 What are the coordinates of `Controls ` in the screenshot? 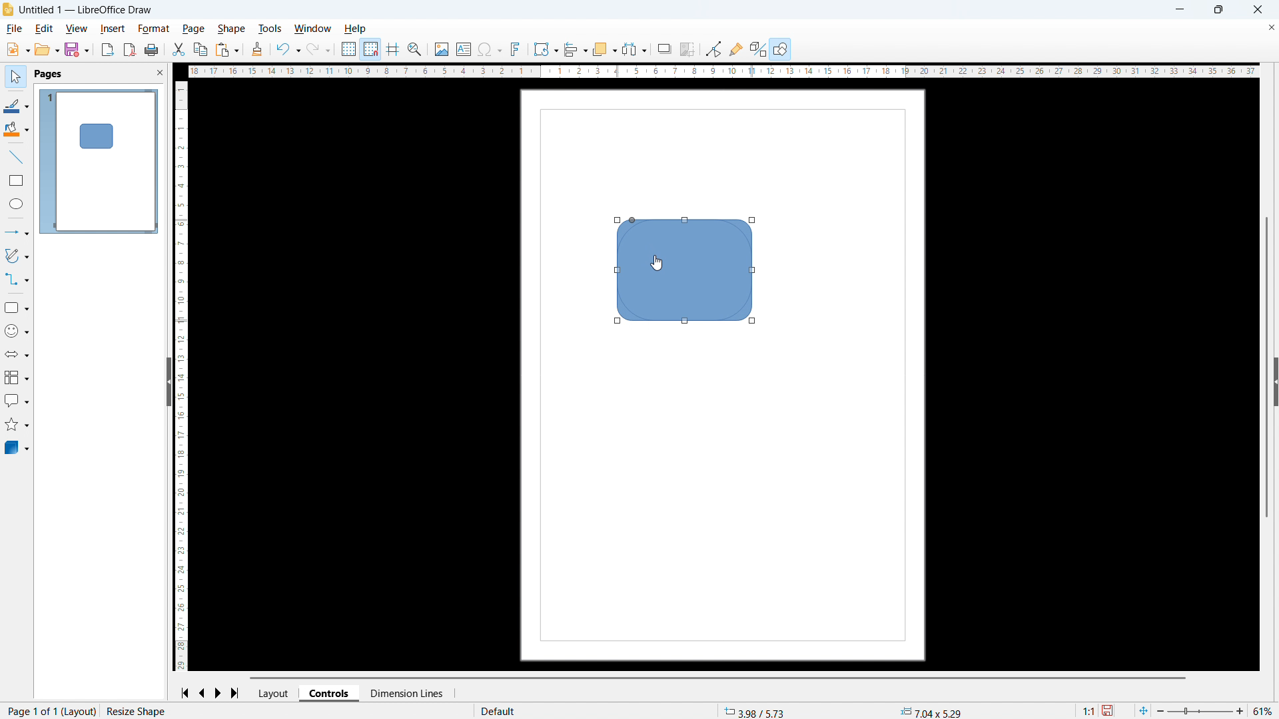 It's located at (330, 692).